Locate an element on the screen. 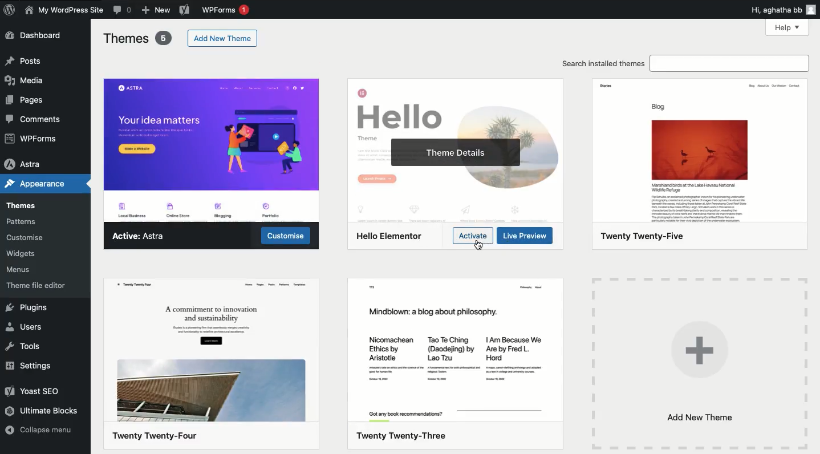 The image size is (820, 454). Media is located at coordinates (25, 80).